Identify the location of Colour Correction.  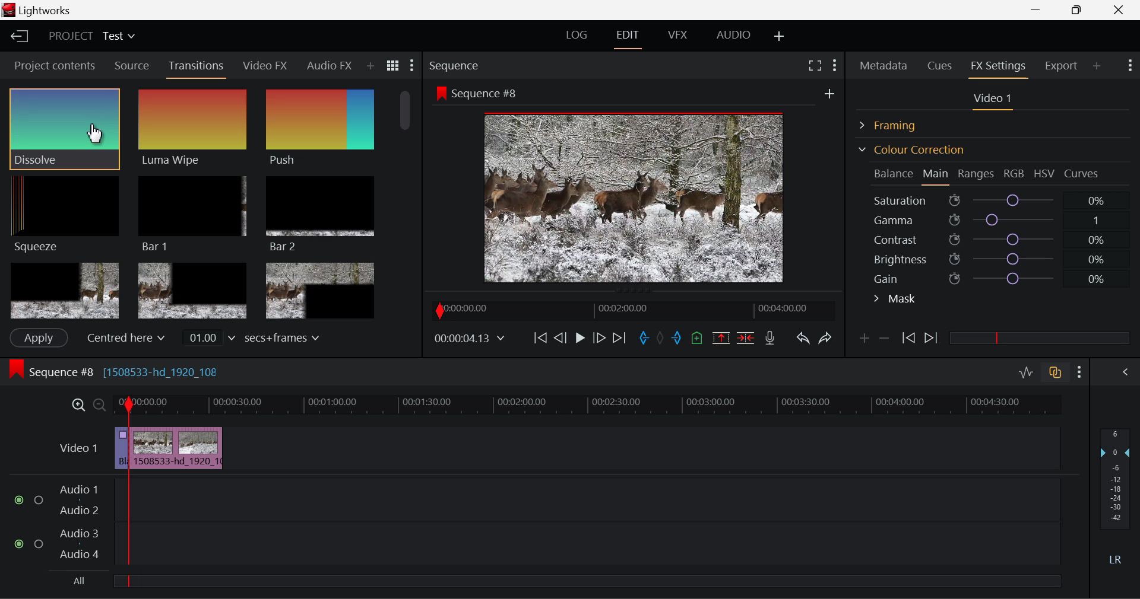
(911, 149).